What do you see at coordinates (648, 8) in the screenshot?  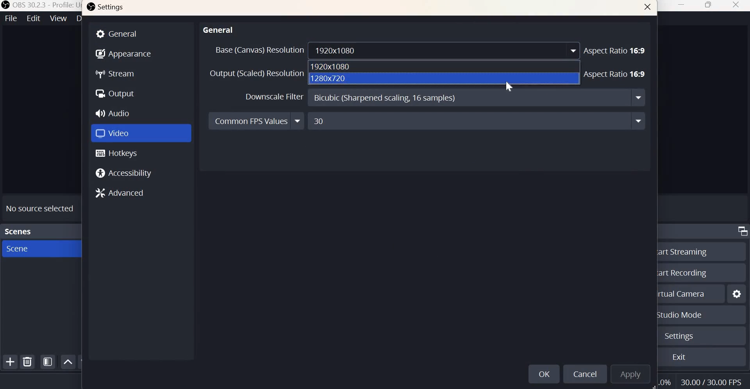 I see `close` at bounding box center [648, 8].